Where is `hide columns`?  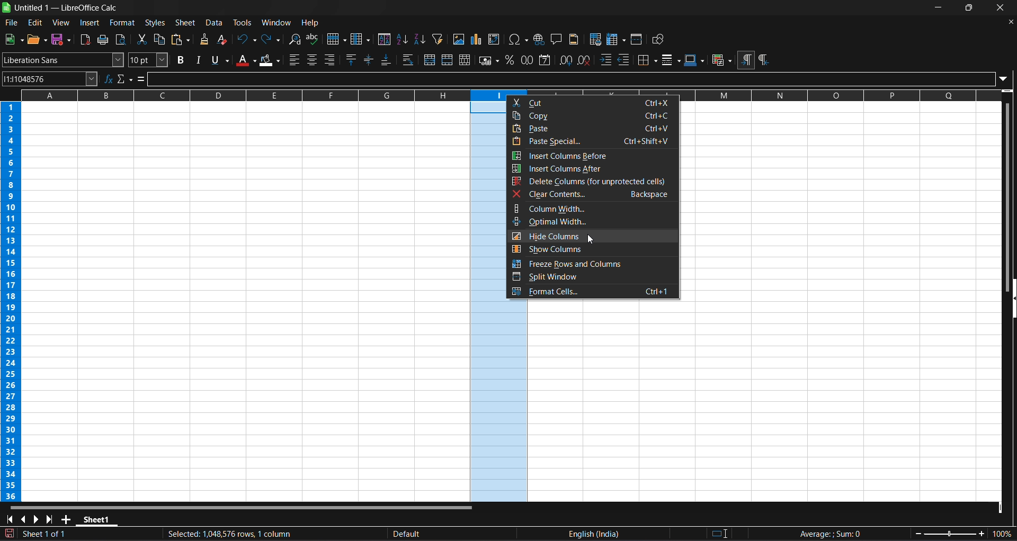
hide columns is located at coordinates (593, 236).